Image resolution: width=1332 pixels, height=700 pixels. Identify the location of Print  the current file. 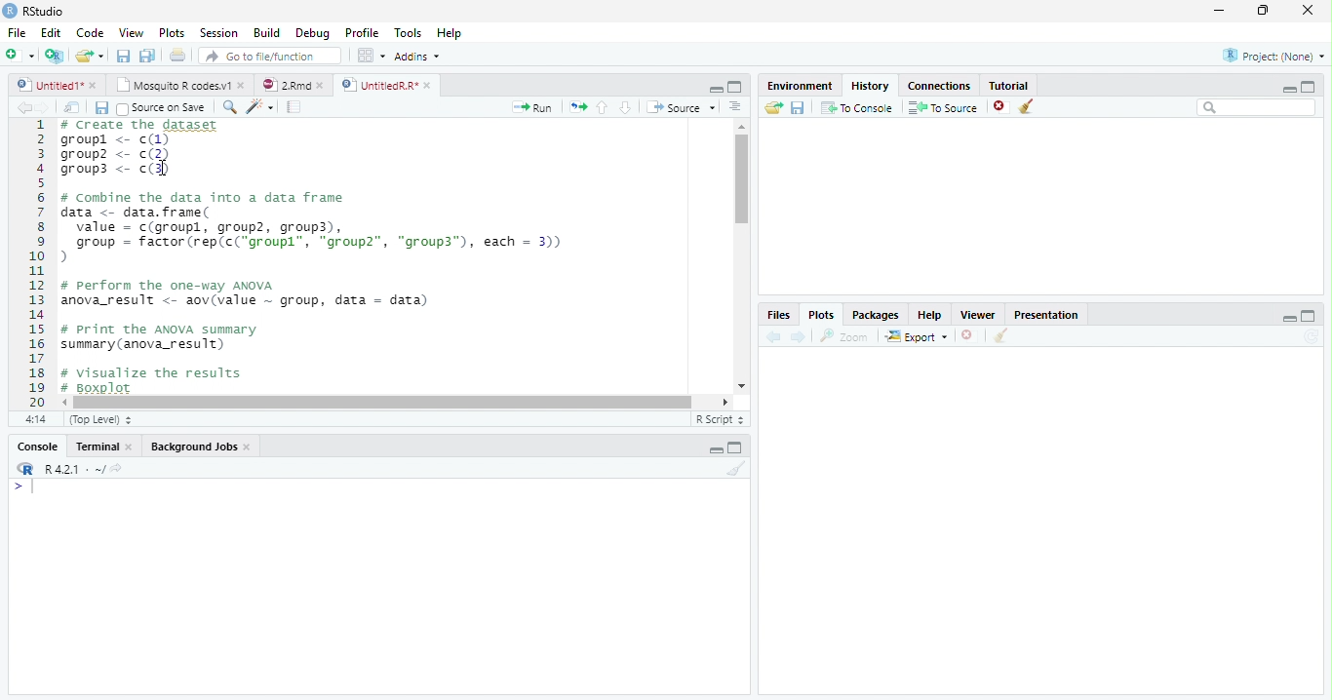
(178, 56).